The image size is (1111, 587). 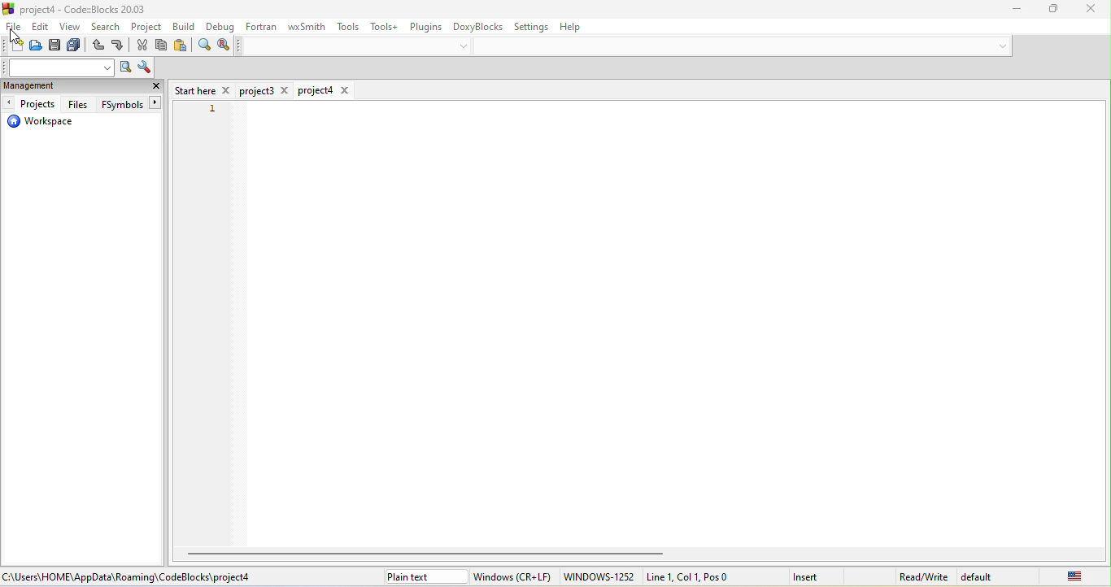 I want to click on redo, so click(x=120, y=47).